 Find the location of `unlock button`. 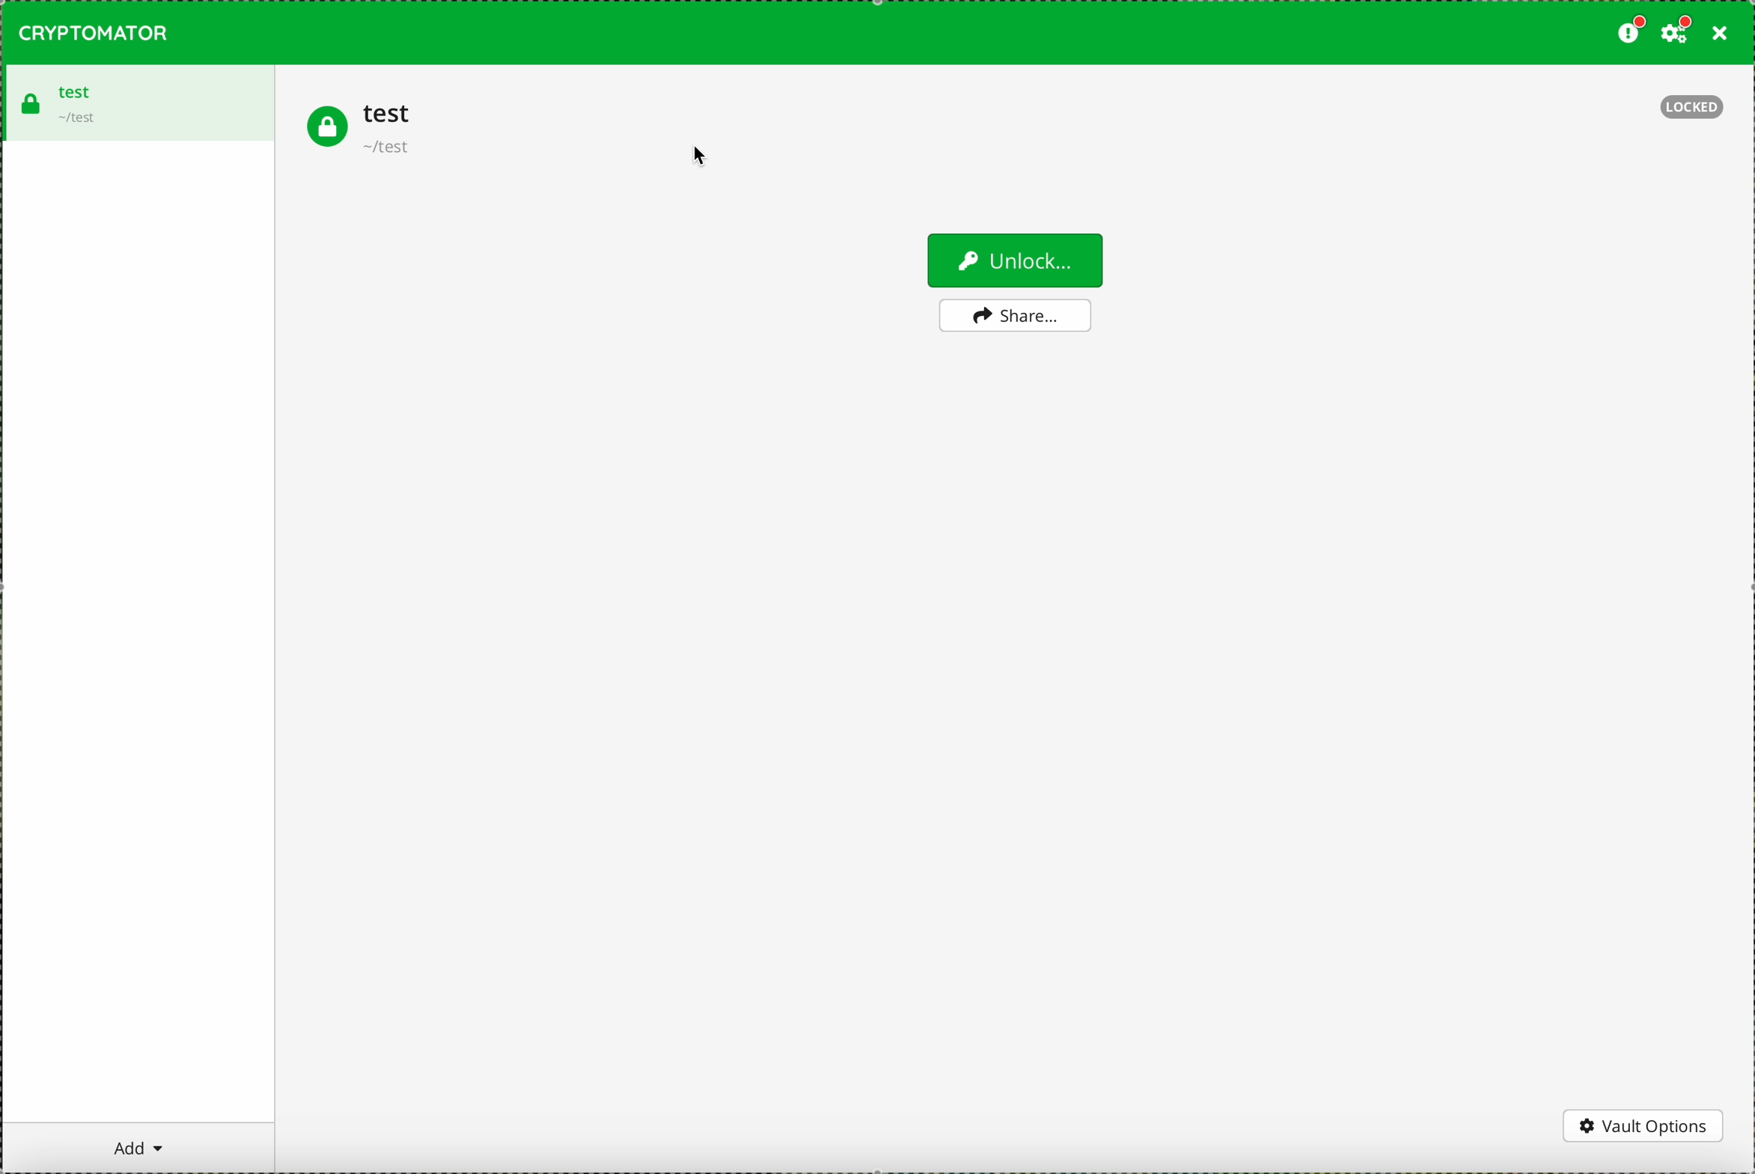

unlock button is located at coordinates (1013, 259).